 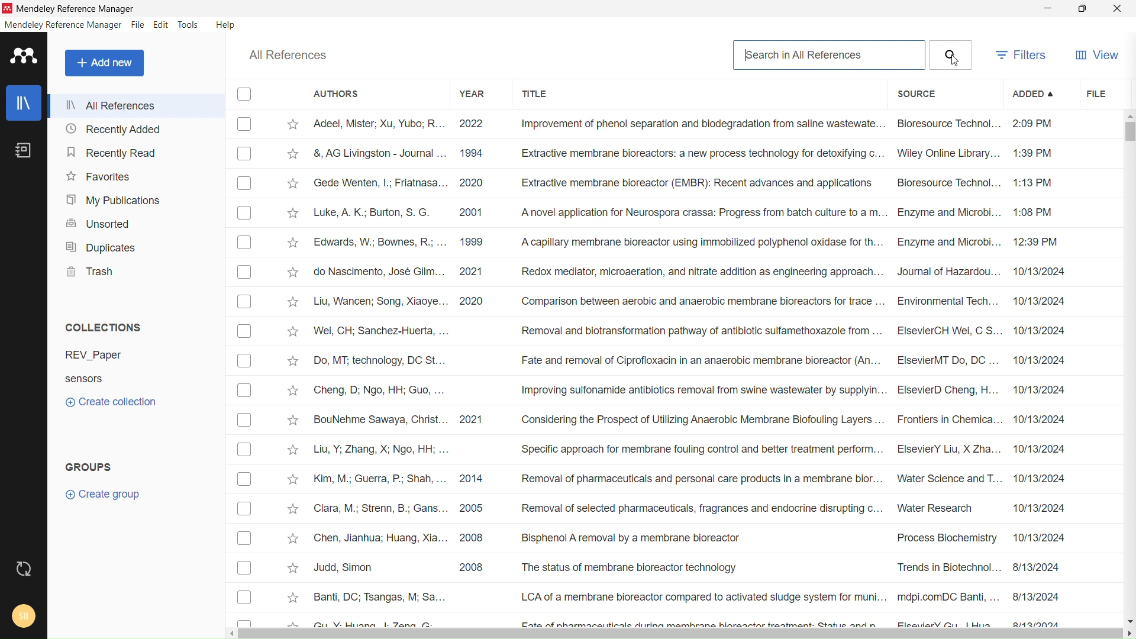 What do you see at coordinates (691, 477) in the screenshot?
I see `Kim, M.; Guerra, P; Shah, ... 2014 Removal of pharmaceuticals and personal care products in a membrane bior... Water Science and T... 10/13/2024` at bounding box center [691, 477].